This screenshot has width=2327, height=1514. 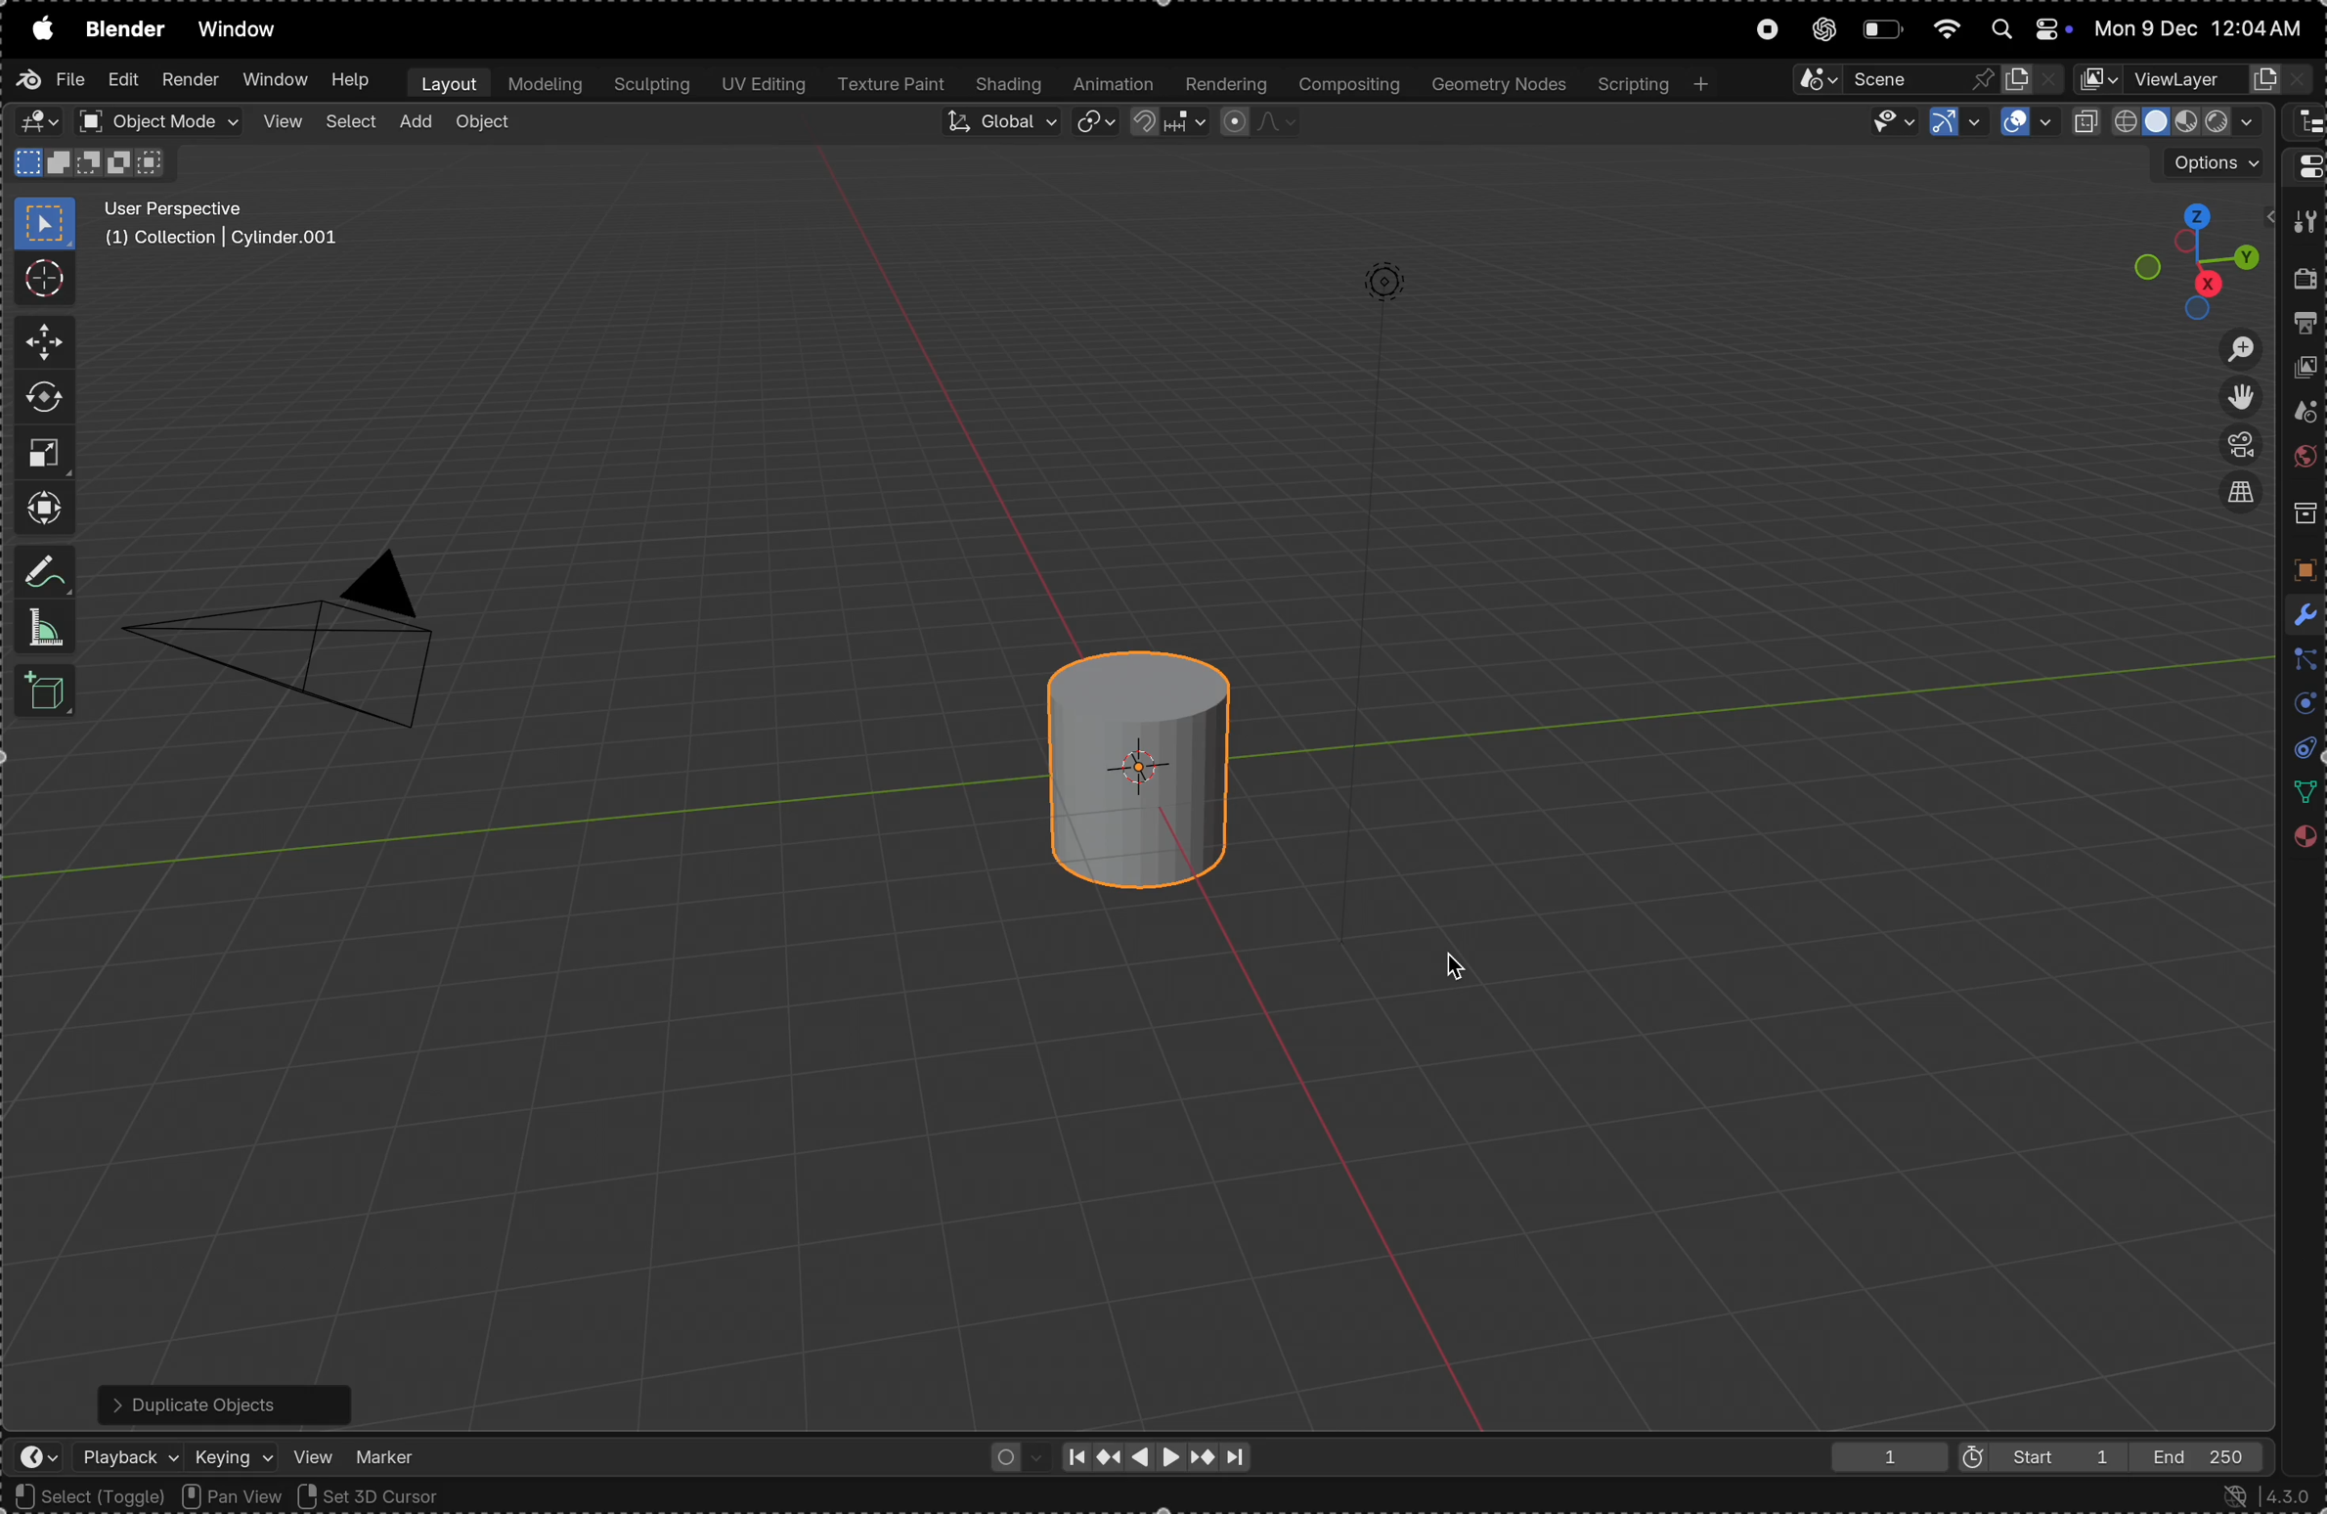 What do you see at coordinates (2303, 223) in the screenshot?
I see `tool` at bounding box center [2303, 223].